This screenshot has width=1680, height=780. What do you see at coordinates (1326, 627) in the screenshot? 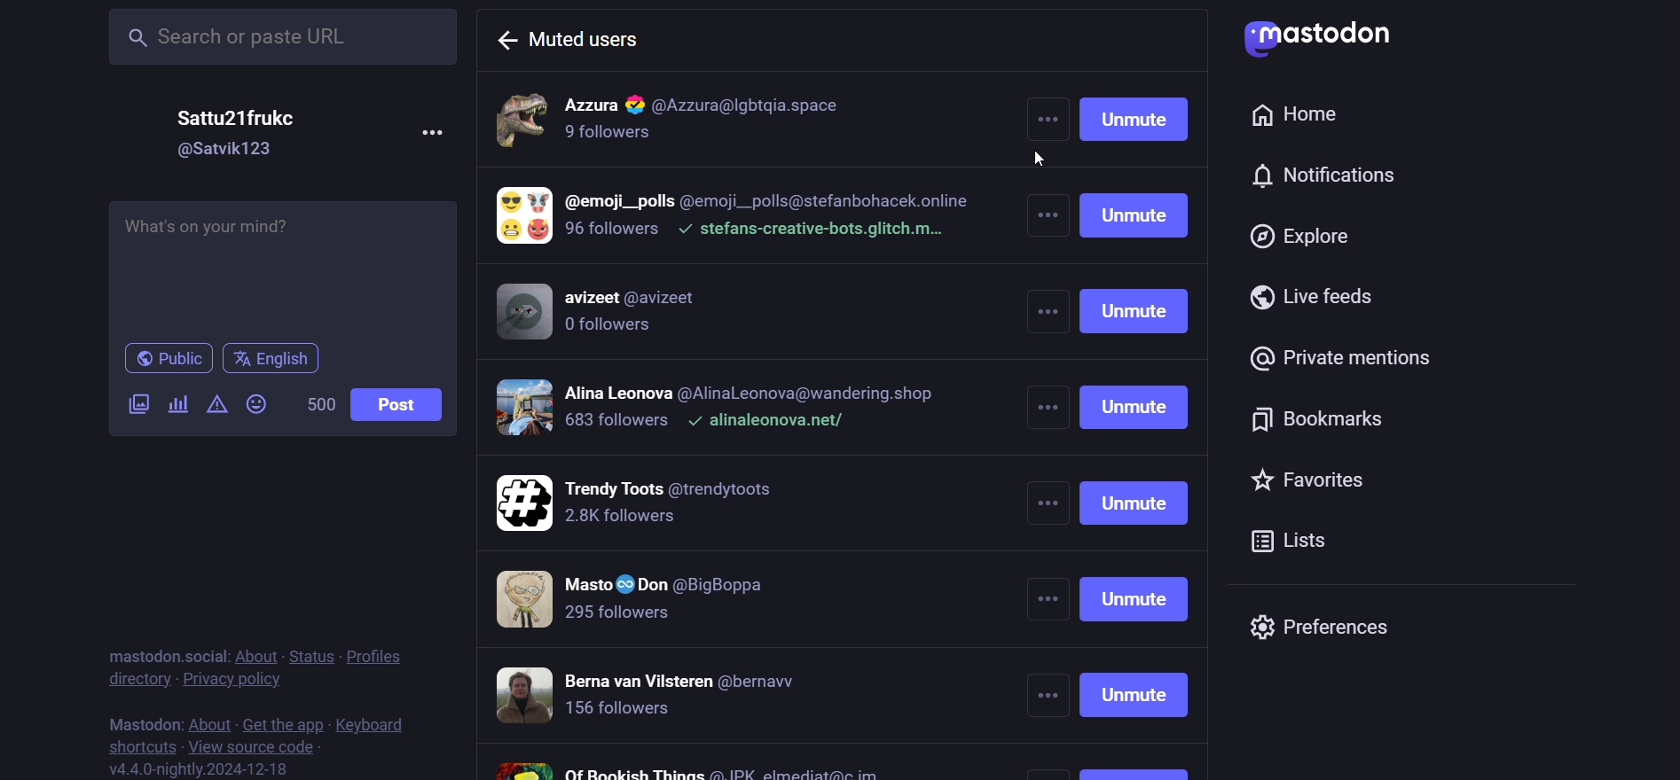
I see `preferences` at bounding box center [1326, 627].